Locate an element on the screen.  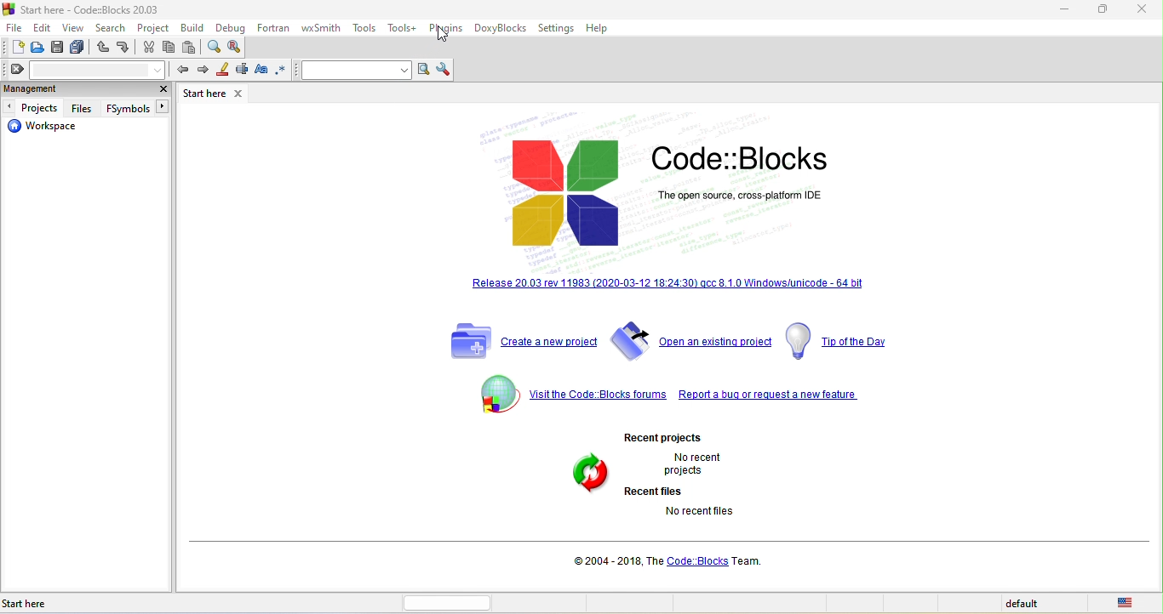
debug is located at coordinates (232, 26).